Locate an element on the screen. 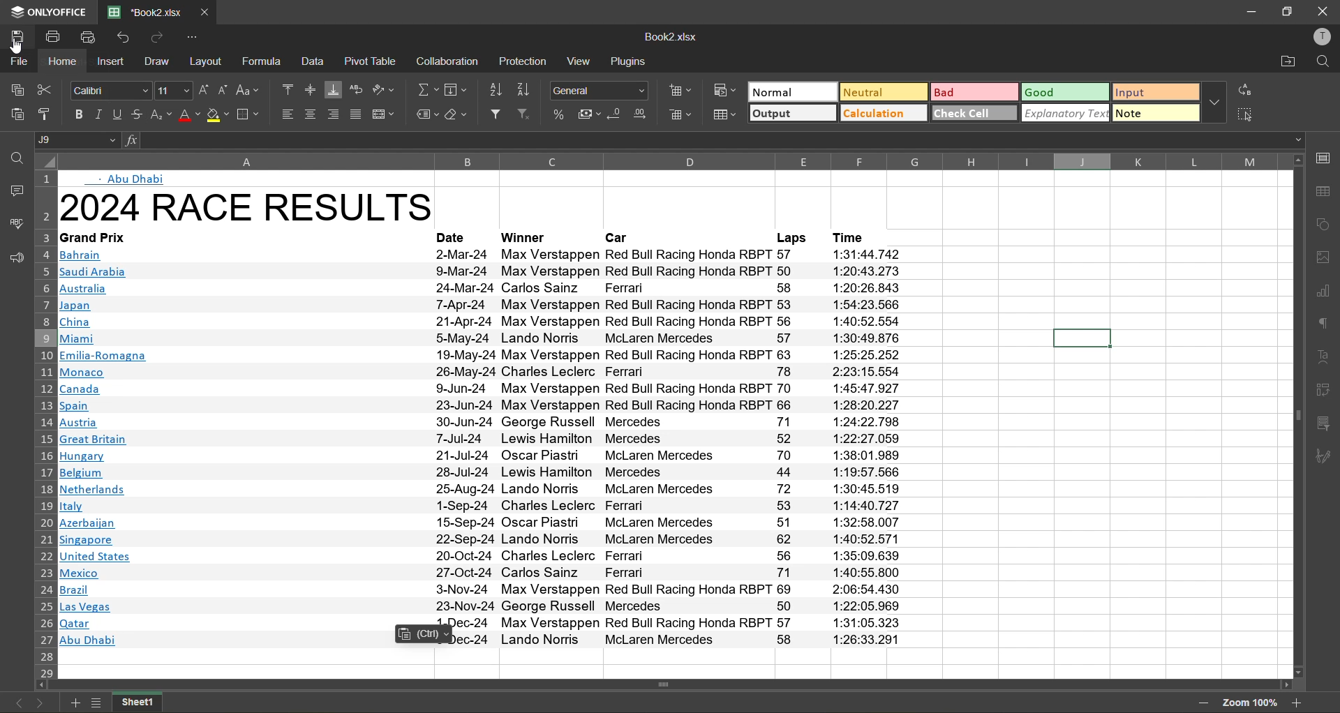 Image resolution: width=1340 pixels, height=713 pixels. cell address is located at coordinates (79, 140).